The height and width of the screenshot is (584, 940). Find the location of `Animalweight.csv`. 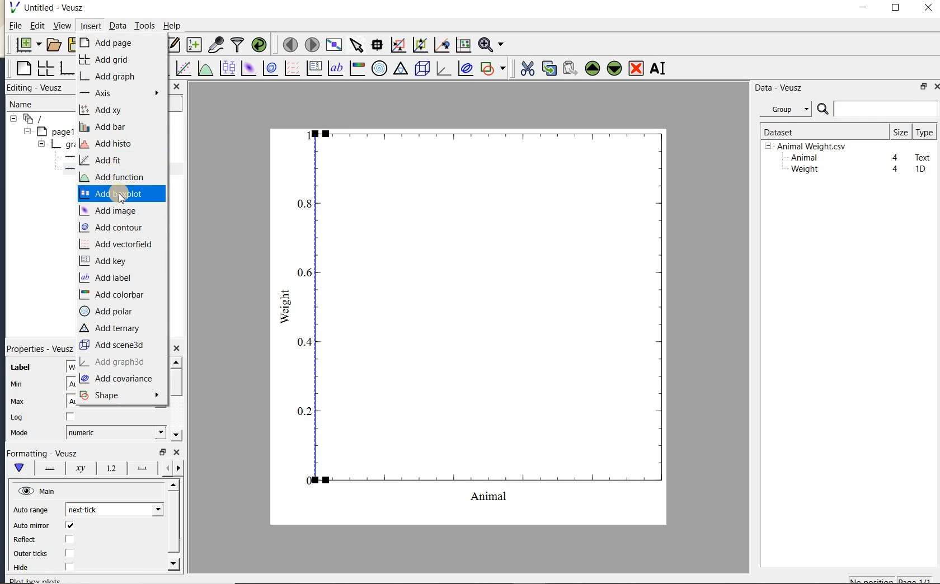

Animalweight.csv is located at coordinates (808, 147).